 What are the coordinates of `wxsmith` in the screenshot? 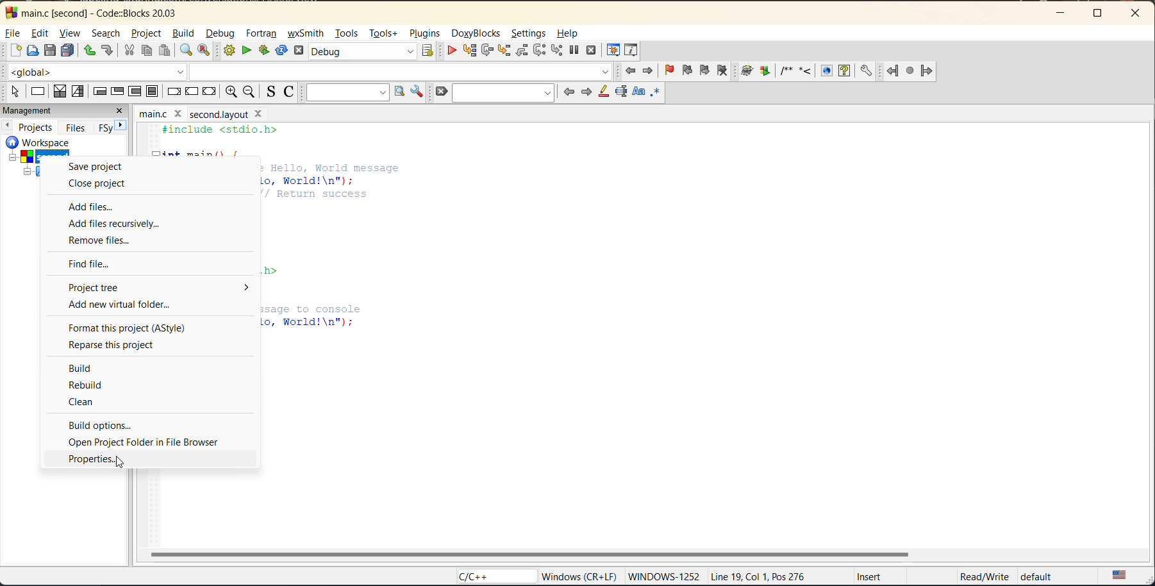 It's located at (308, 34).